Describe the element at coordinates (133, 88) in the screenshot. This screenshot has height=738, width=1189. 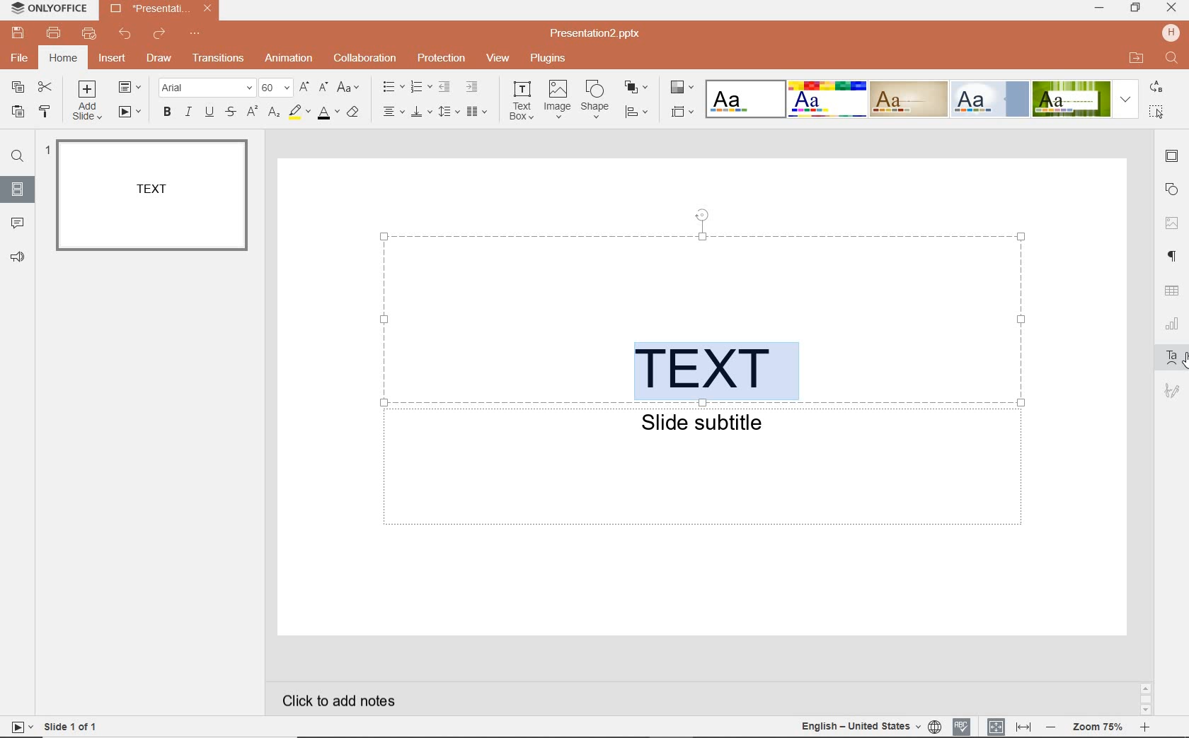
I see `CHANGE SLIDE LAYOUT` at that location.